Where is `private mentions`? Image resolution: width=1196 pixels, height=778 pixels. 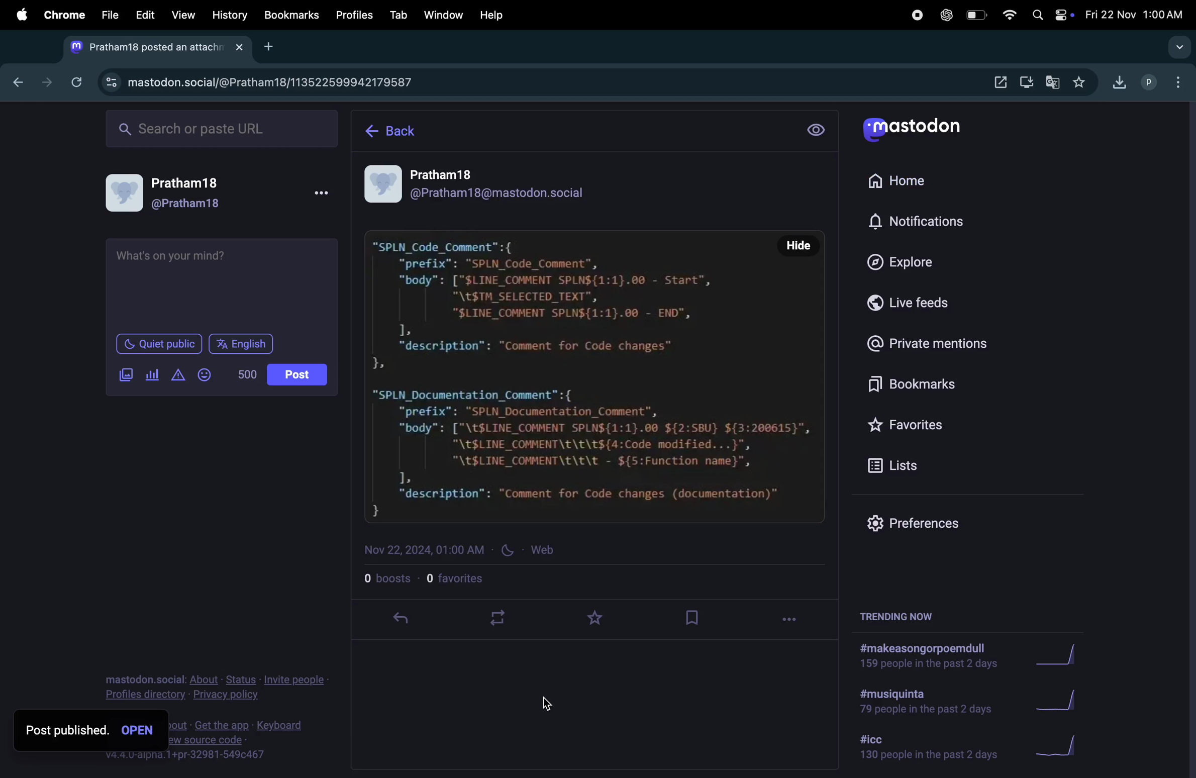 private mentions is located at coordinates (941, 340).